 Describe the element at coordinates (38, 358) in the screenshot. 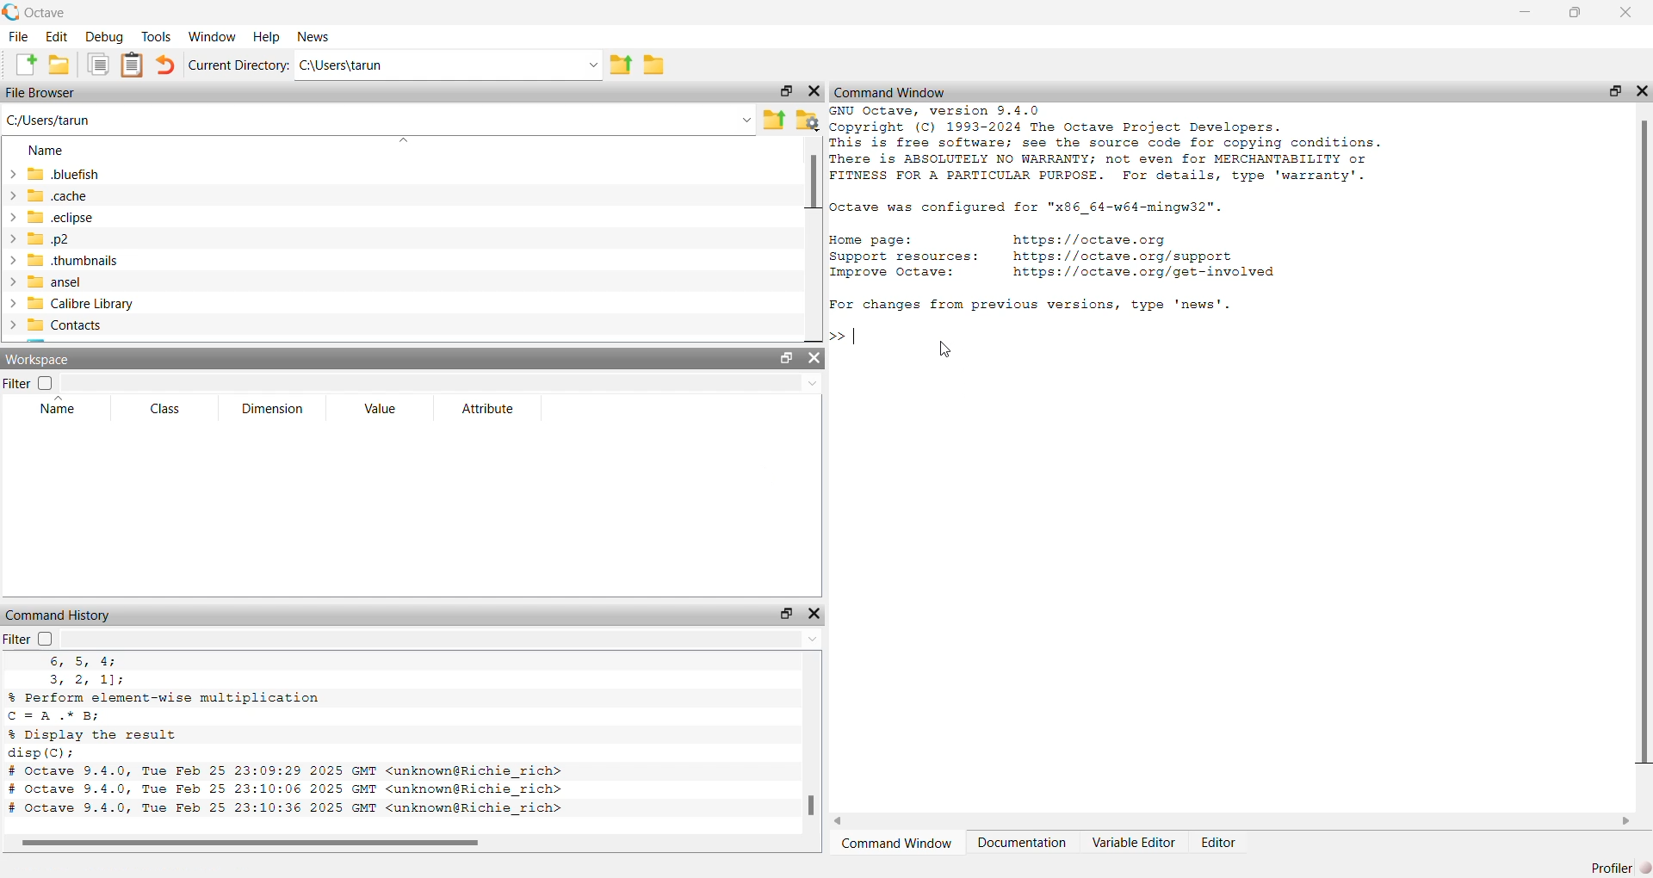

I see `Workspace` at that location.